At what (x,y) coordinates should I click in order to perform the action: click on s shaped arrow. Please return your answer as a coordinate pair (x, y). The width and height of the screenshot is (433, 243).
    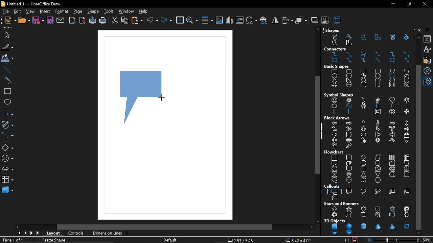
    Looking at the image, I should click on (349, 146).